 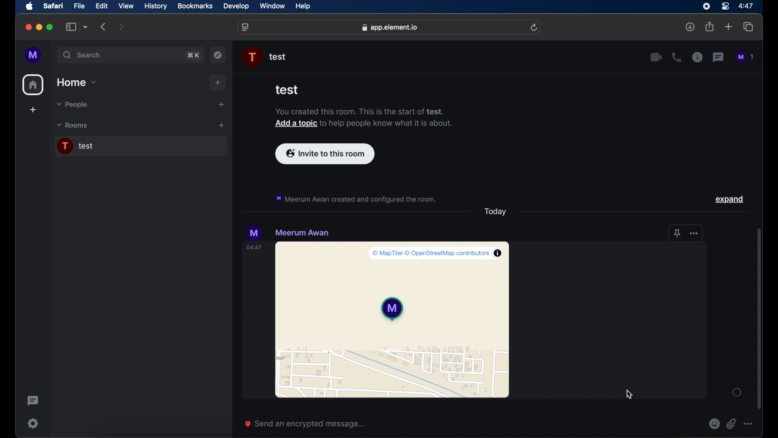 I want to click on You created this room. This is the start of test.
[Add a topic to help people know what it is about., so click(x=358, y=119).